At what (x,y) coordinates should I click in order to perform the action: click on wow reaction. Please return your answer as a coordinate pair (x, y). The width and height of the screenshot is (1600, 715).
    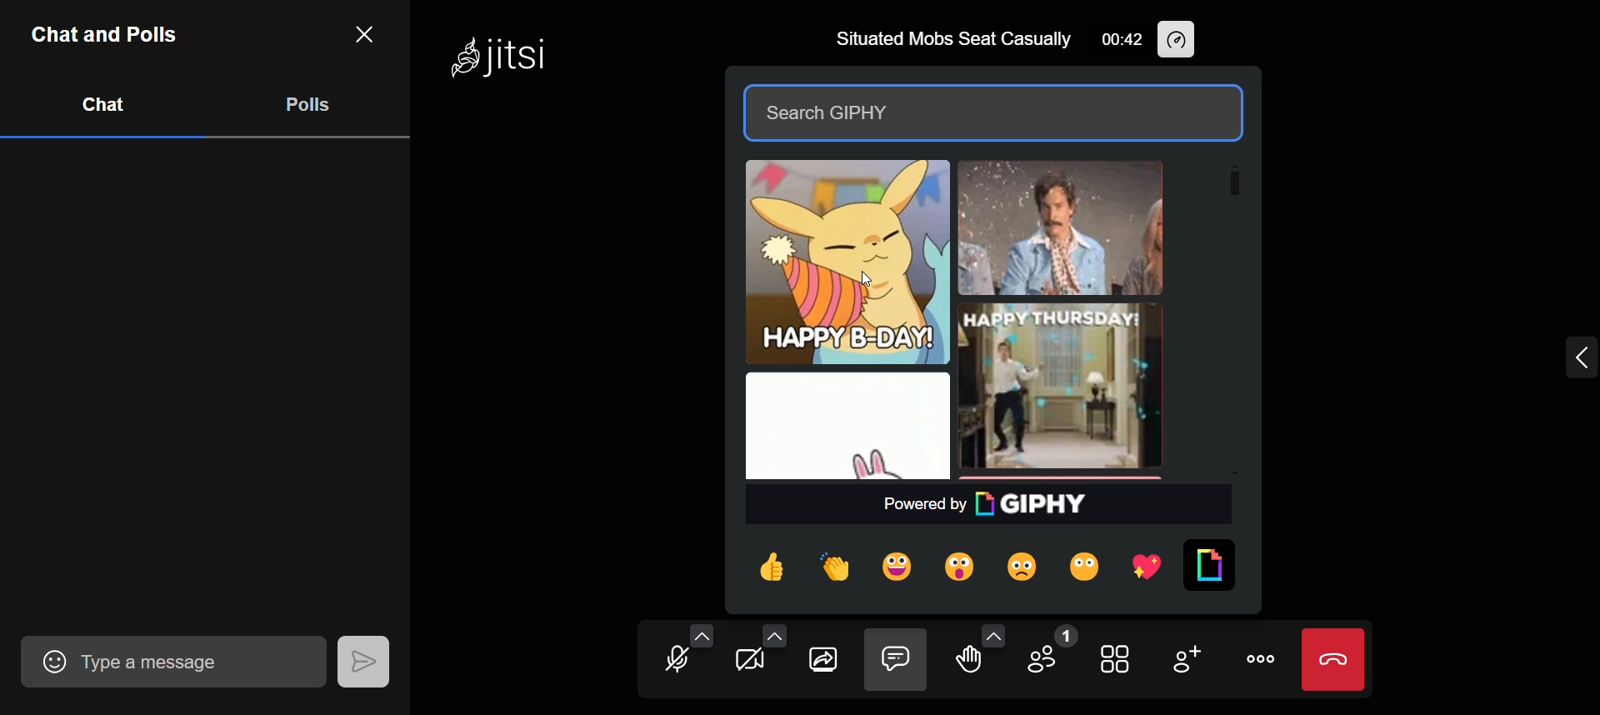
    Looking at the image, I should click on (955, 566).